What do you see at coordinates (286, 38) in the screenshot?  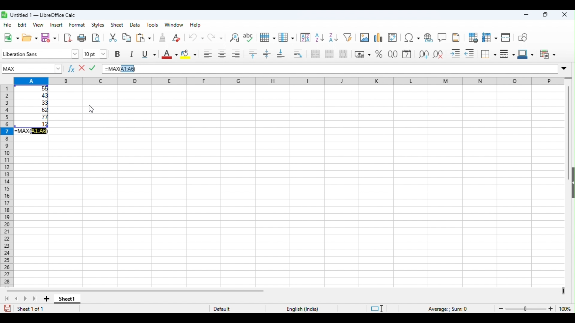 I see `column` at bounding box center [286, 38].